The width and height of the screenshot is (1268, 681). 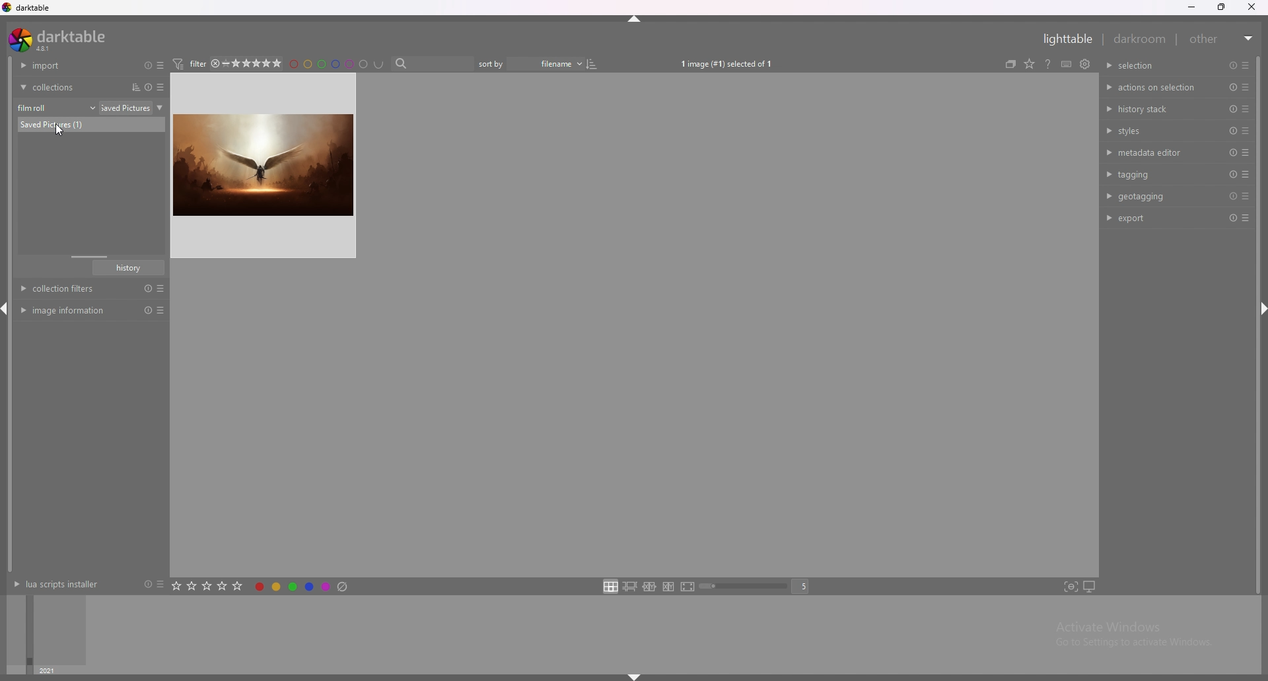 What do you see at coordinates (91, 125) in the screenshot?
I see `photo name` at bounding box center [91, 125].